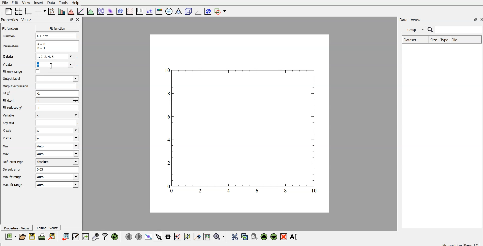  Describe the element at coordinates (52, 11) in the screenshot. I see `plot points` at that location.